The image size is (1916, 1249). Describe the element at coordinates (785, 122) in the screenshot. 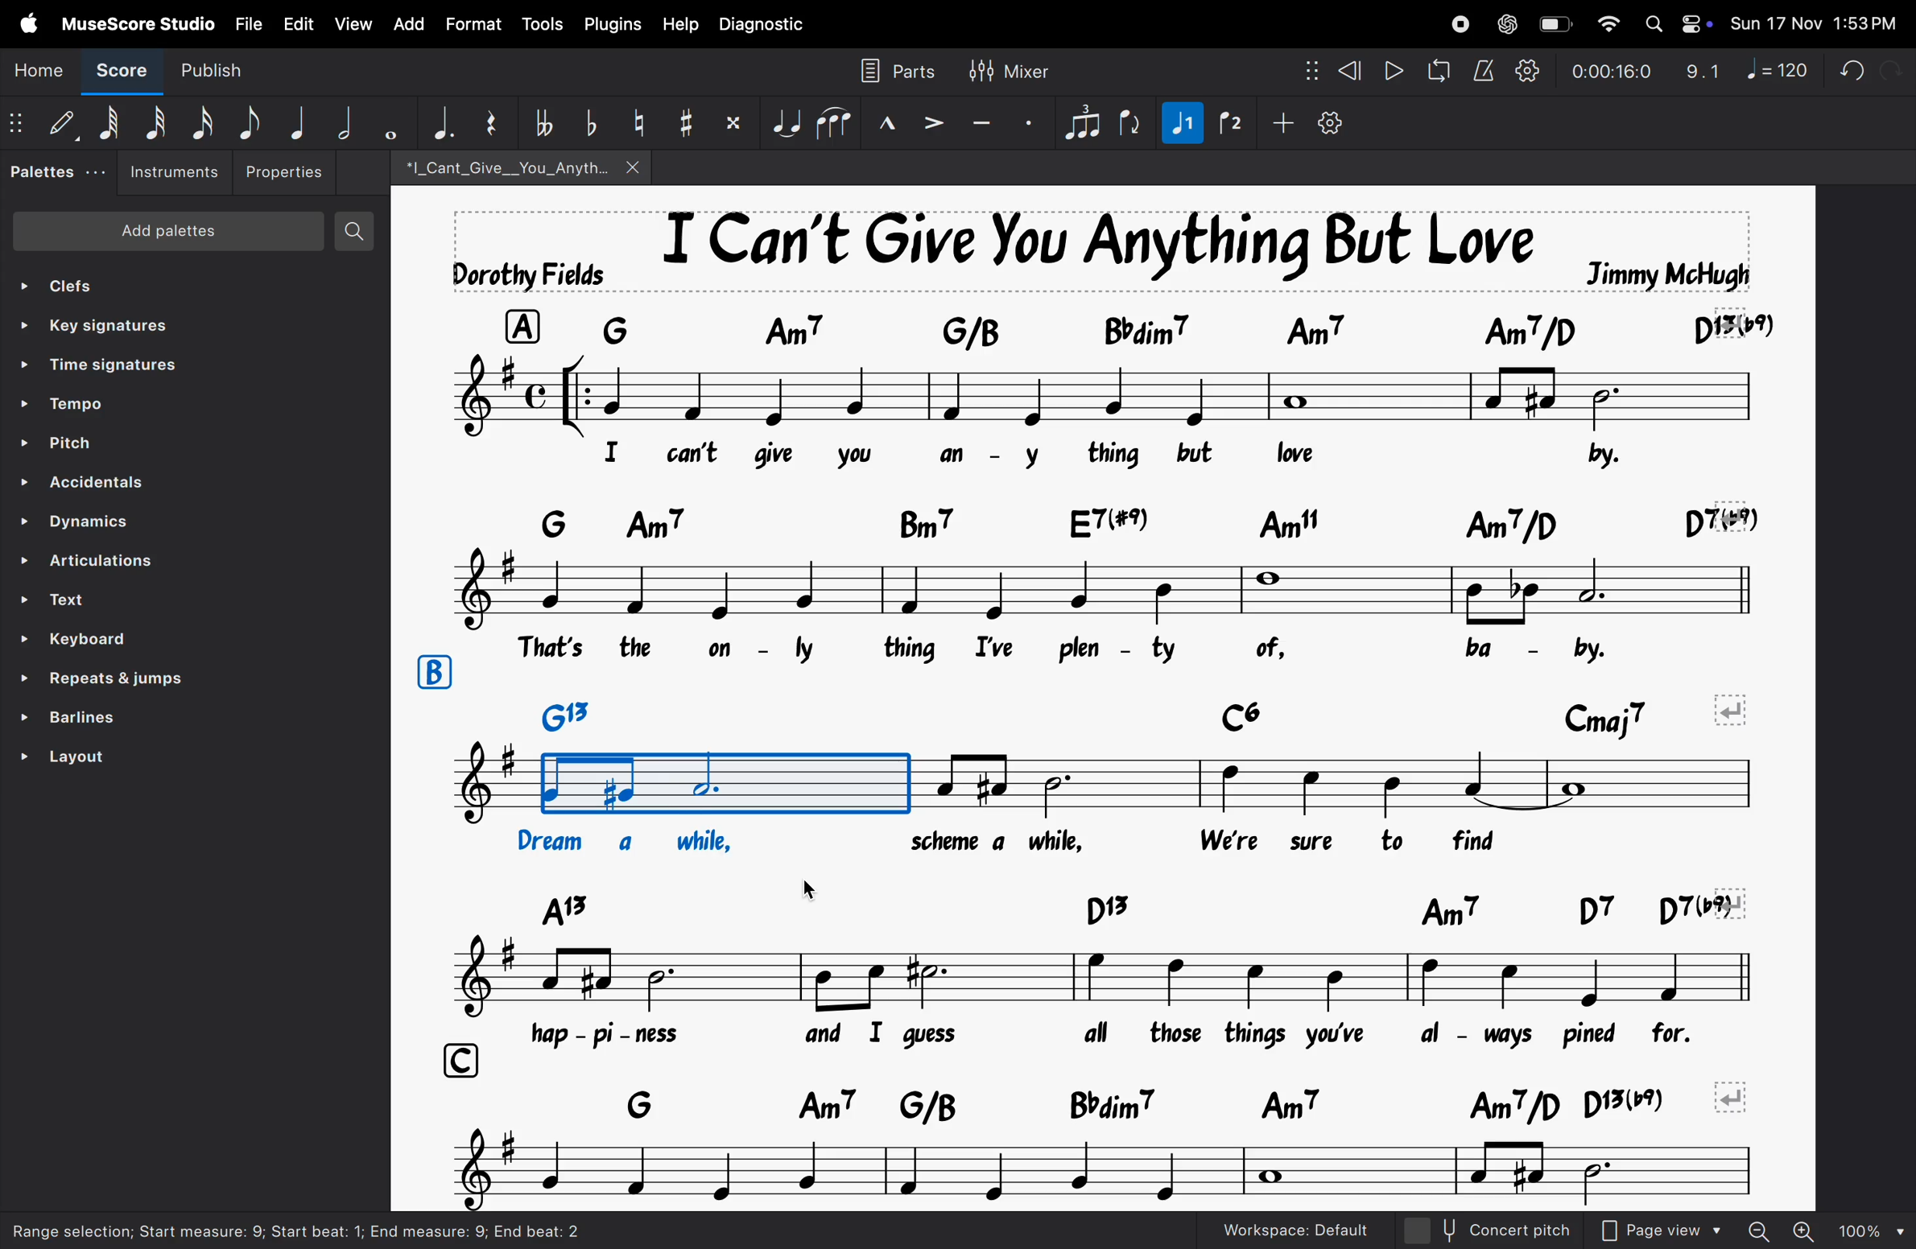

I see `tie` at that location.